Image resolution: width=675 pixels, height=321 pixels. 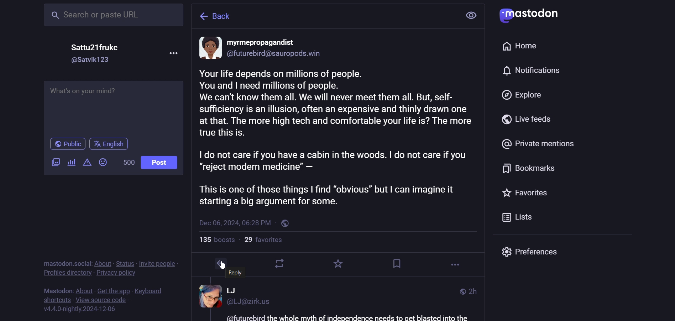 What do you see at coordinates (395, 263) in the screenshot?
I see `bookmark` at bounding box center [395, 263].